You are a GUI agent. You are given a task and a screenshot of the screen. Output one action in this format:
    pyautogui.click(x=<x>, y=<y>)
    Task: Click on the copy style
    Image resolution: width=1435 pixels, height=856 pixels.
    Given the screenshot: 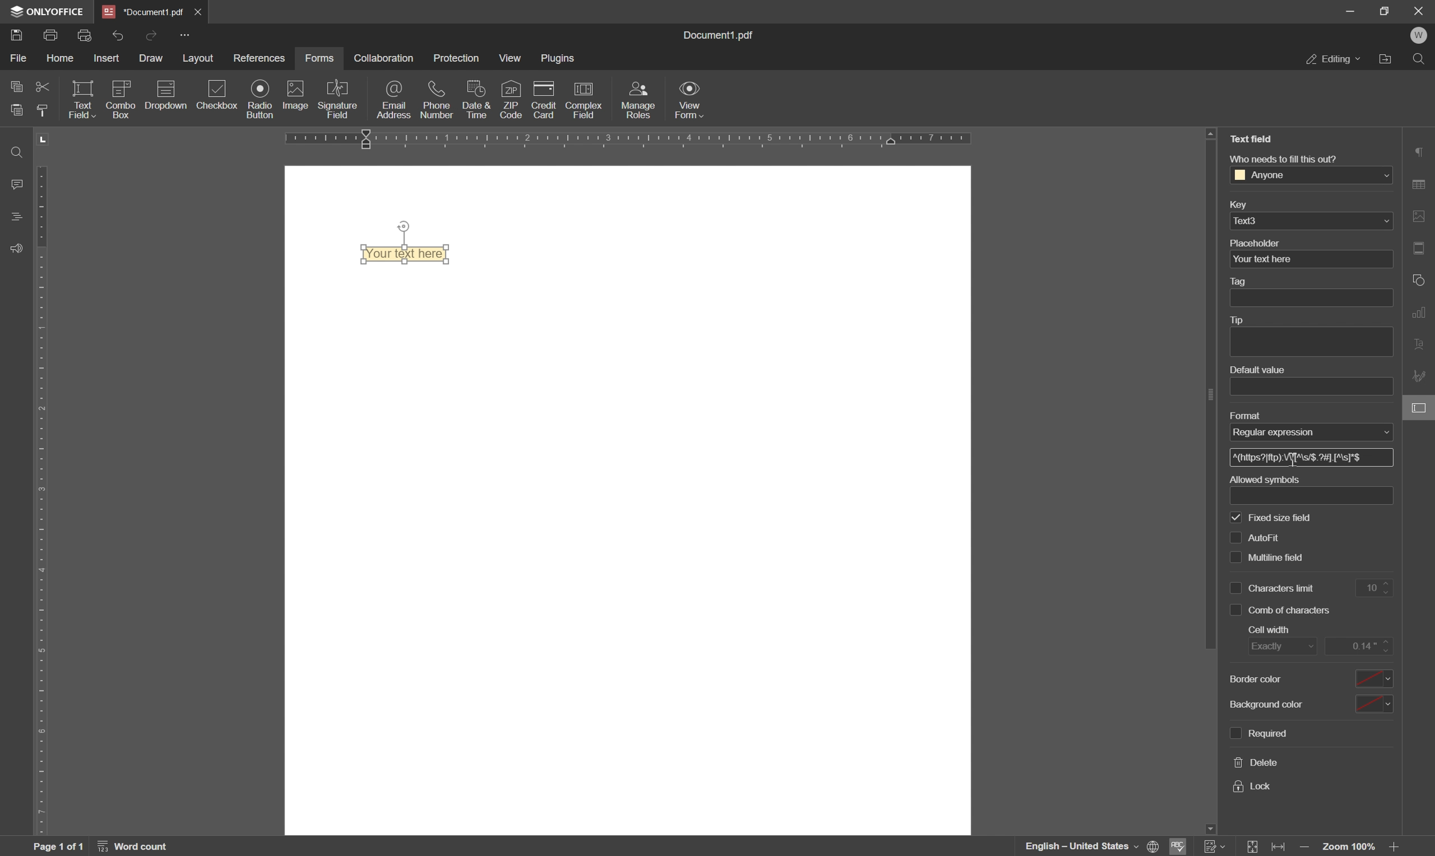 What is the action you would take?
    pyautogui.click(x=46, y=110)
    